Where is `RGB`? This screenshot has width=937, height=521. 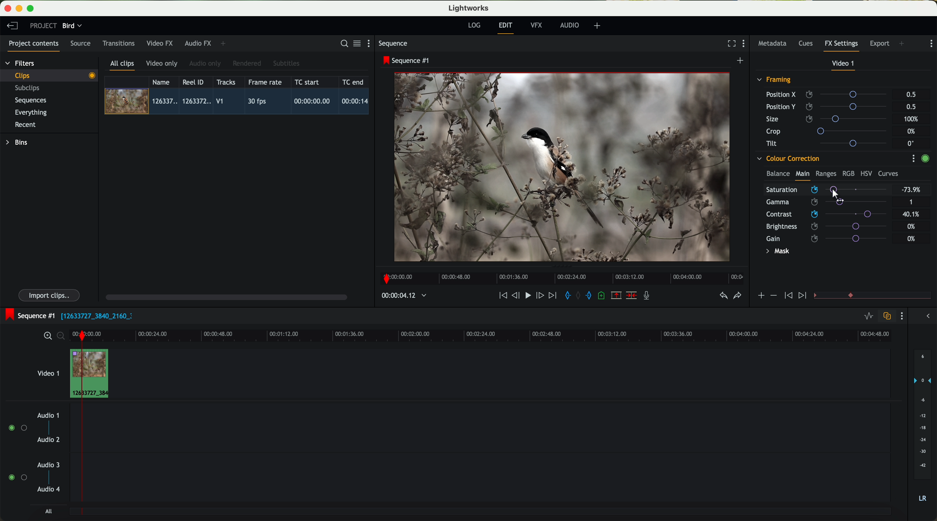
RGB is located at coordinates (848, 173).